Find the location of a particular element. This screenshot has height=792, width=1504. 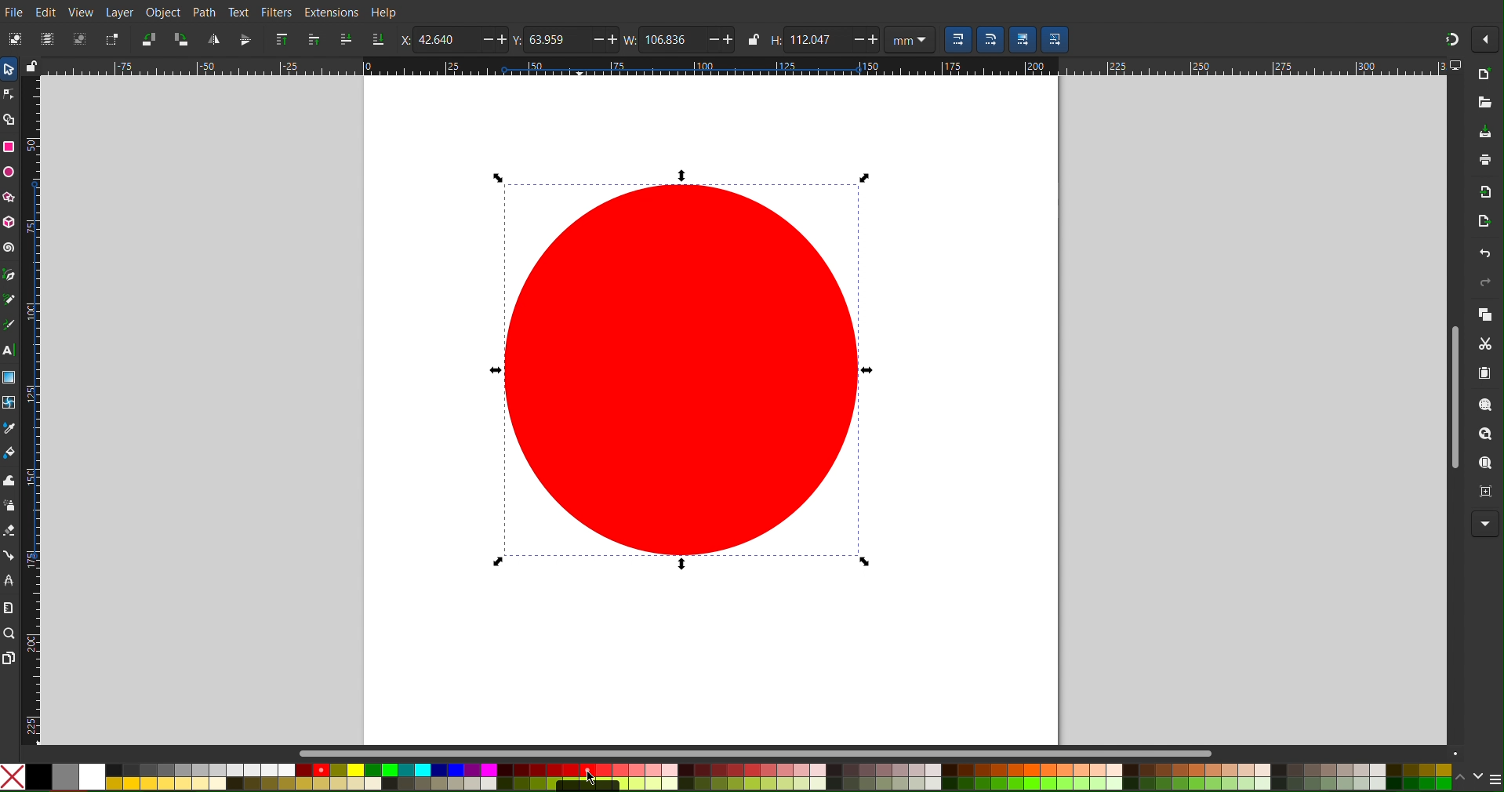

Horizontal Ruler is located at coordinates (744, 66).